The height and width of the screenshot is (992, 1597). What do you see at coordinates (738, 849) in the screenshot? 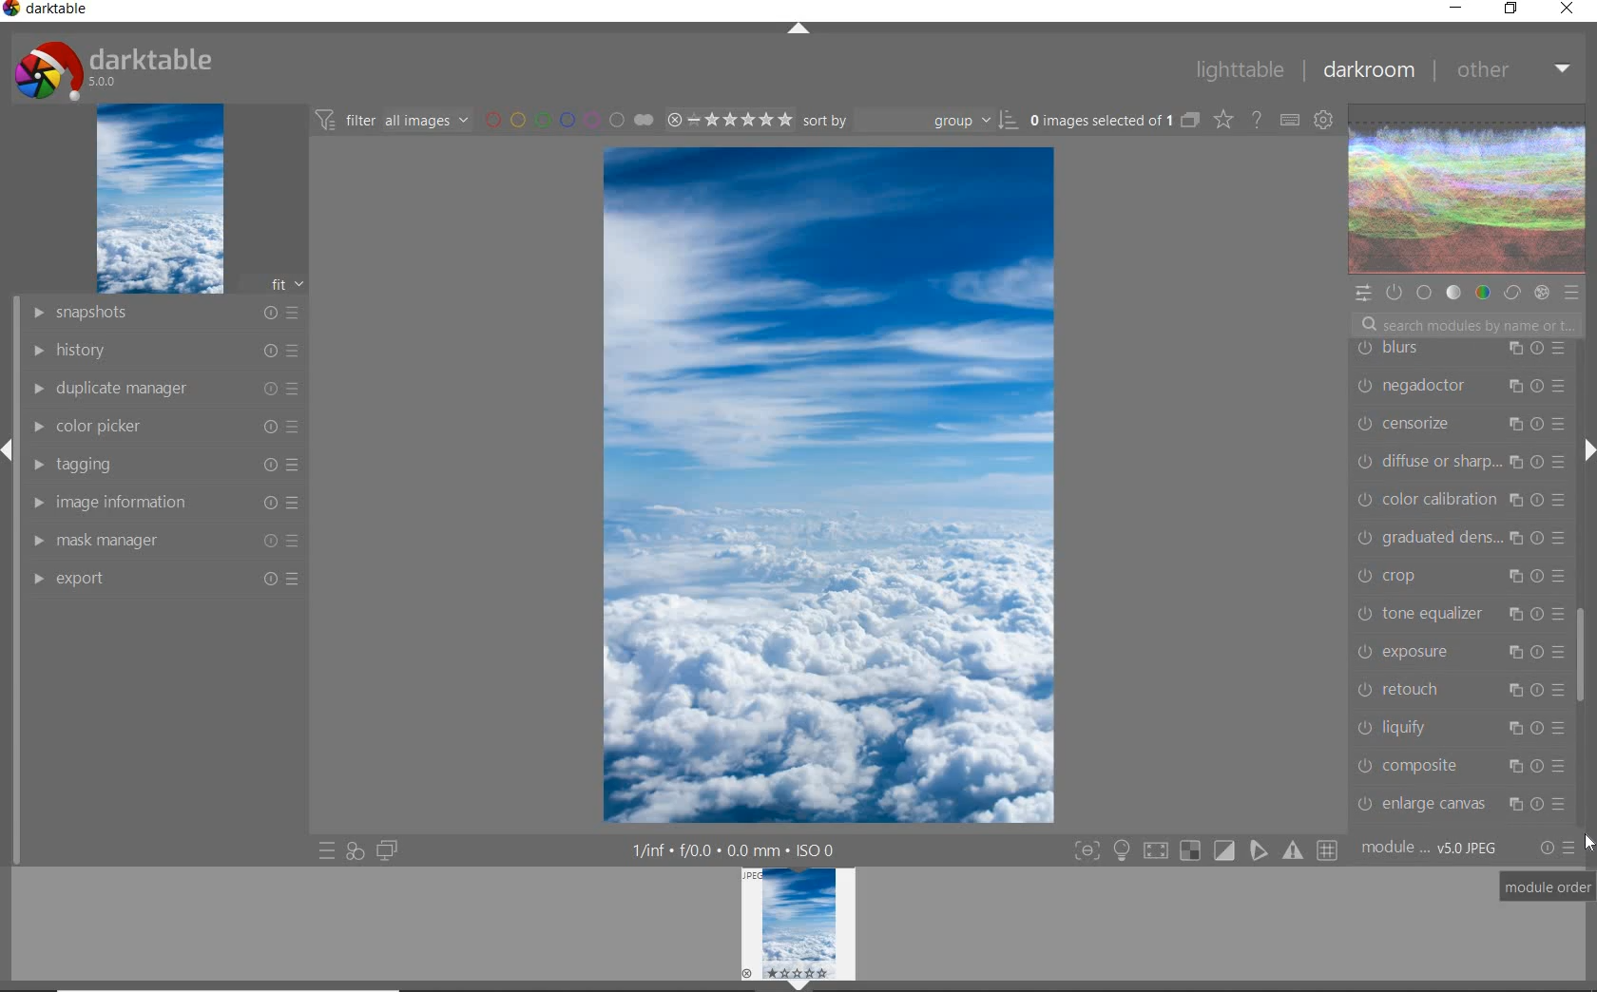
I see `1/inf f/0.0 0.0 mm ISO 0` at bounding box center [738, 849].